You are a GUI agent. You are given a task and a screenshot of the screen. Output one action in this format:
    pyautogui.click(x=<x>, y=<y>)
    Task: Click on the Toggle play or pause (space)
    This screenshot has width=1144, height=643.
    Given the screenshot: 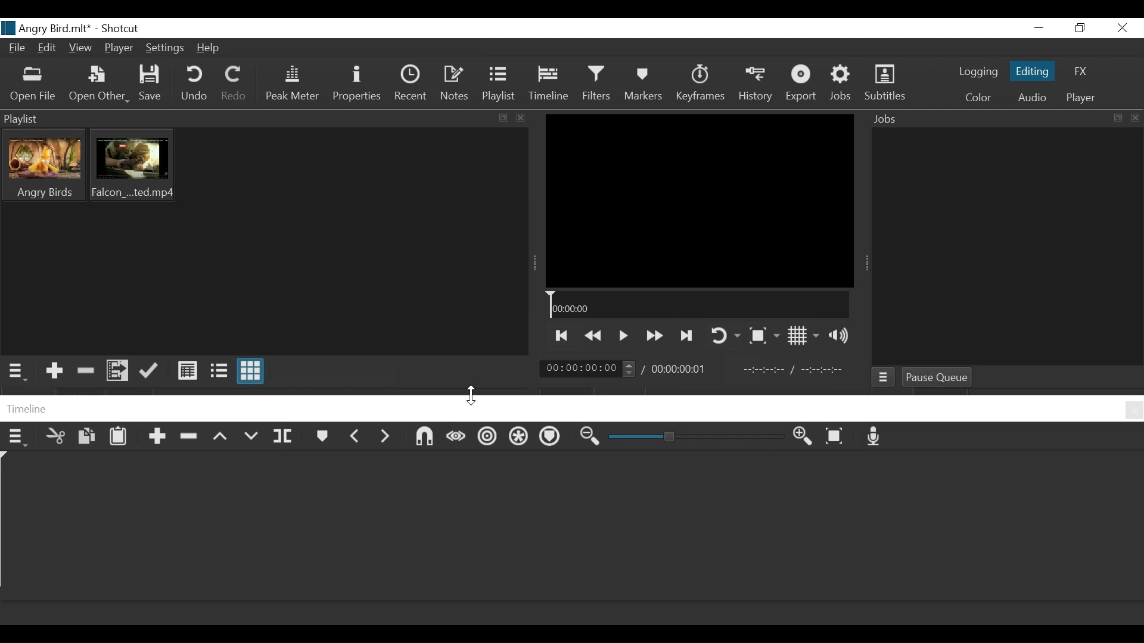 What is the action you would take?
    pyautogui.click(x=623, y=336)
    